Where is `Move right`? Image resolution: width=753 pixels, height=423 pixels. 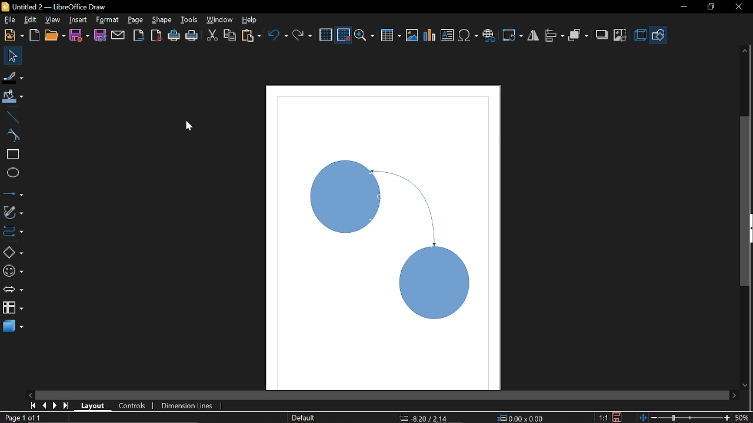
Move right is located at coordinates (736, 396).